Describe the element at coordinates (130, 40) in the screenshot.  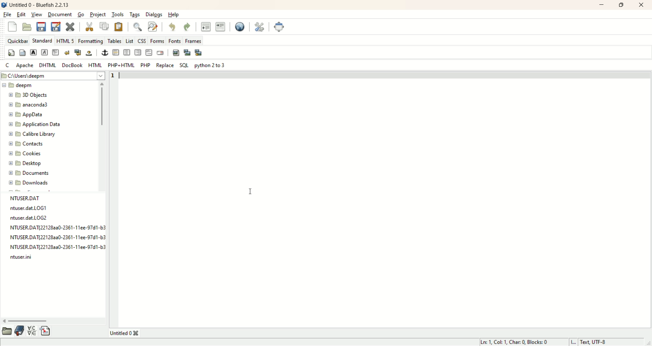
I see `list` at that location.